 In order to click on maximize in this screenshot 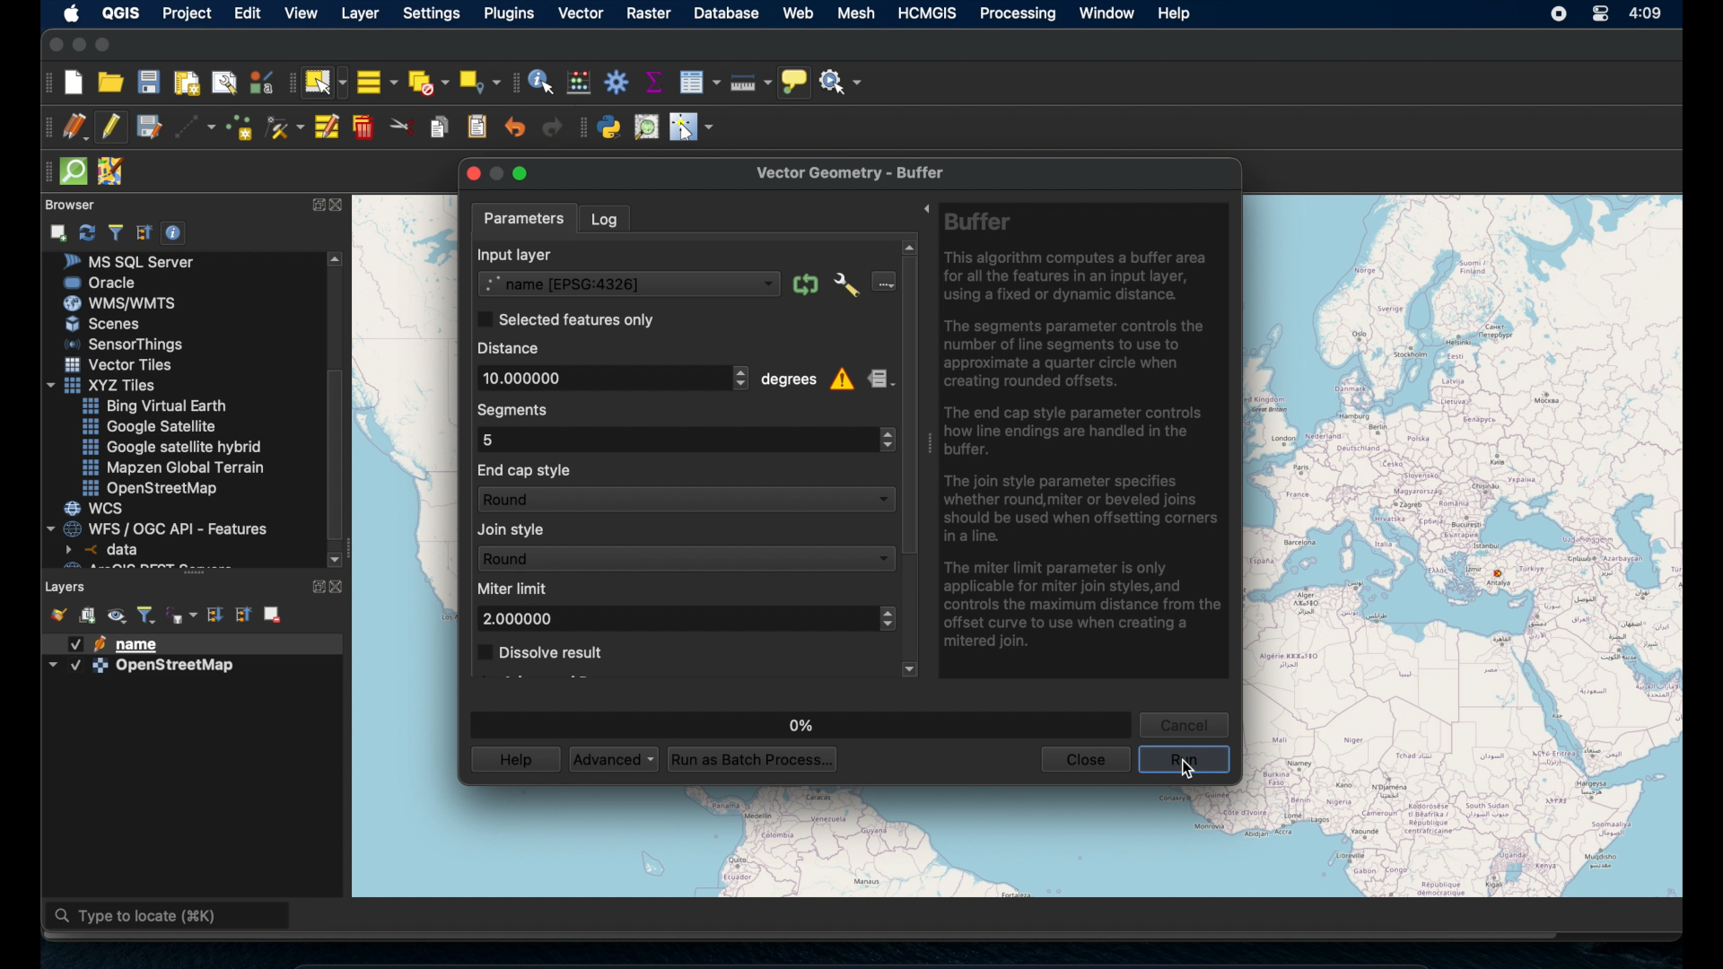, I will do `click(527, 173)`.